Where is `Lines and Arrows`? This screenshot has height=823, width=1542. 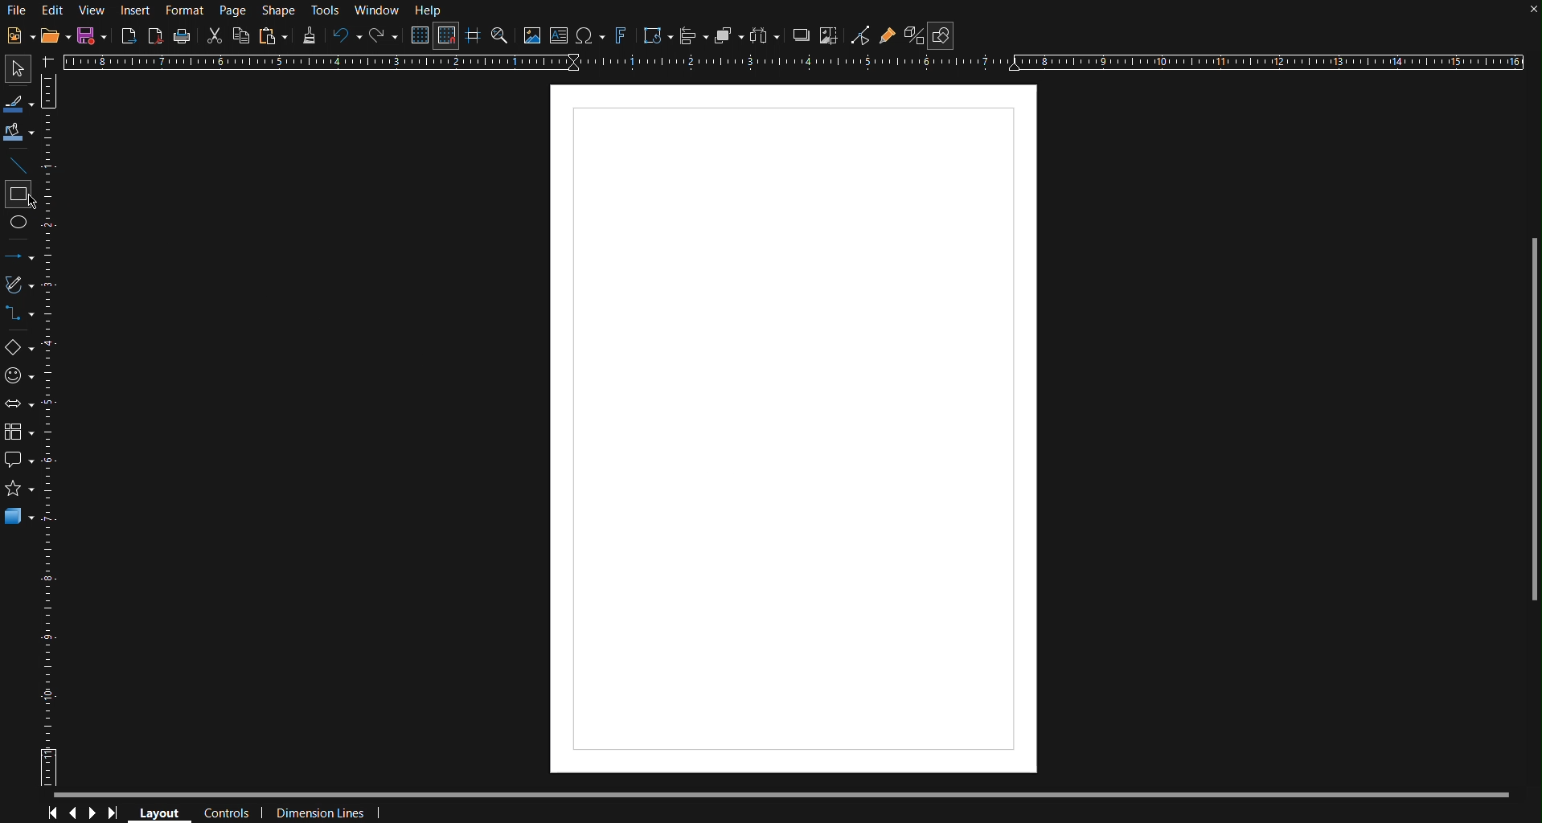 Lines and Arrows is located at coordinates (20, 256).